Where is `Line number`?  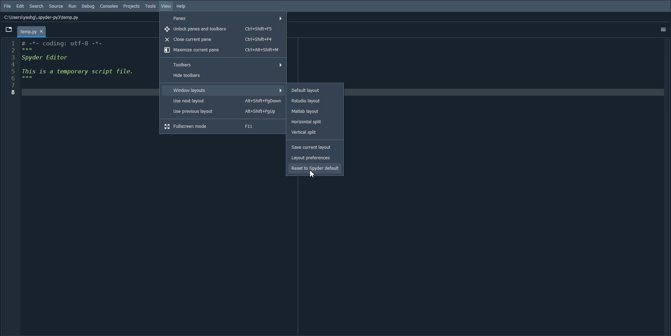 Line number is located at coordinates (10, 67).